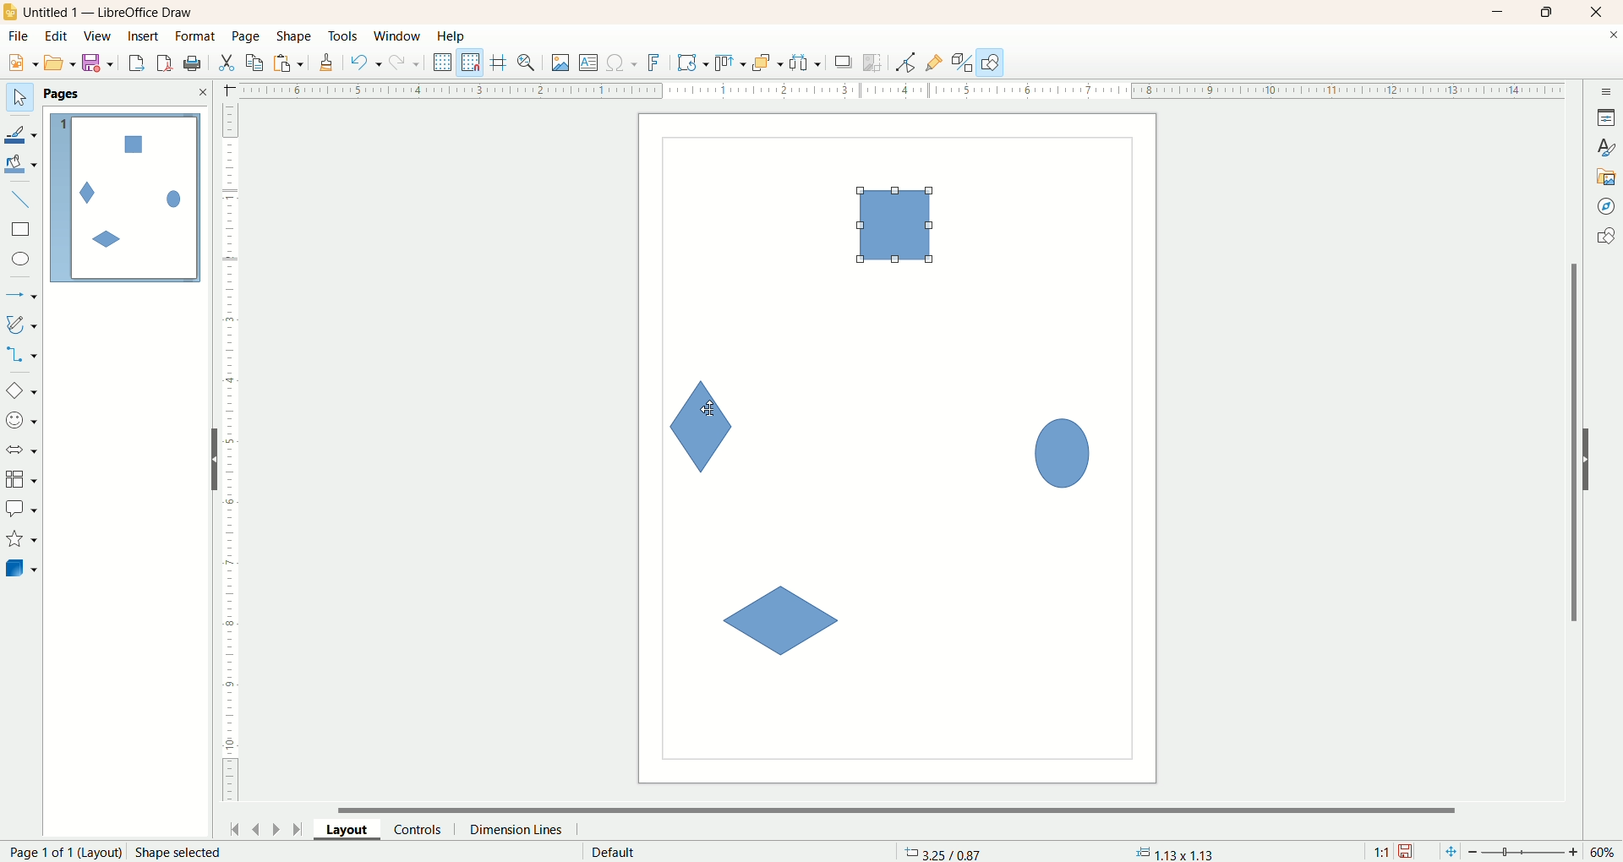 The image size is (1623, 862). Describe the element at coordinates (693, 63) in the screenshot. I see `transformation` at that location.